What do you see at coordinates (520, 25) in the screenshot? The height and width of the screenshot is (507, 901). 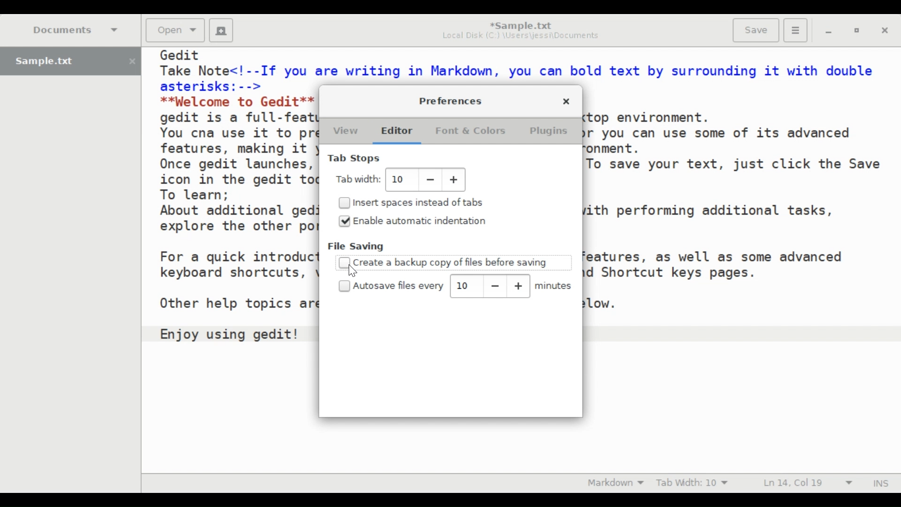 I see `*Sample.txt` at bounding box center [520, 25].